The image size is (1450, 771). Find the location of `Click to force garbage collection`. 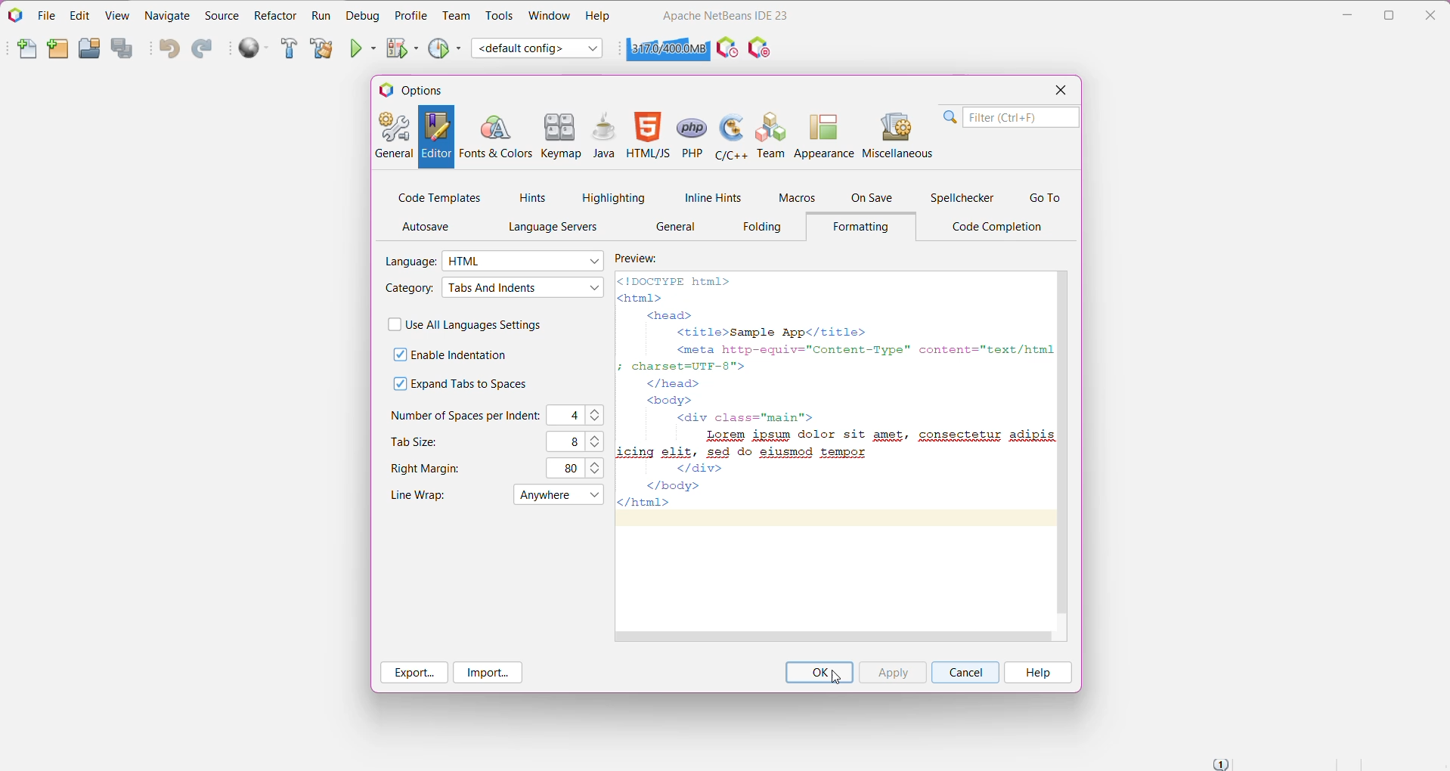

Click to force garbage collection is located at coordinates (668, 48).